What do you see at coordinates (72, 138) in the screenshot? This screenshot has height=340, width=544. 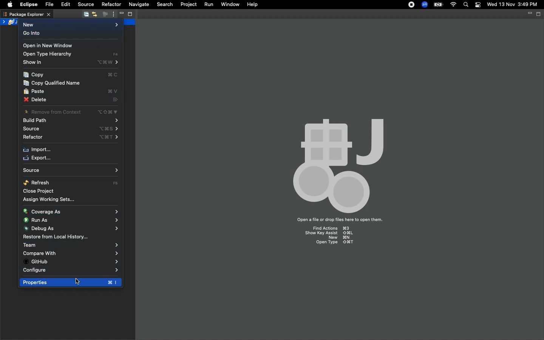 I see `Refactor` at bounding box center [72, 138].